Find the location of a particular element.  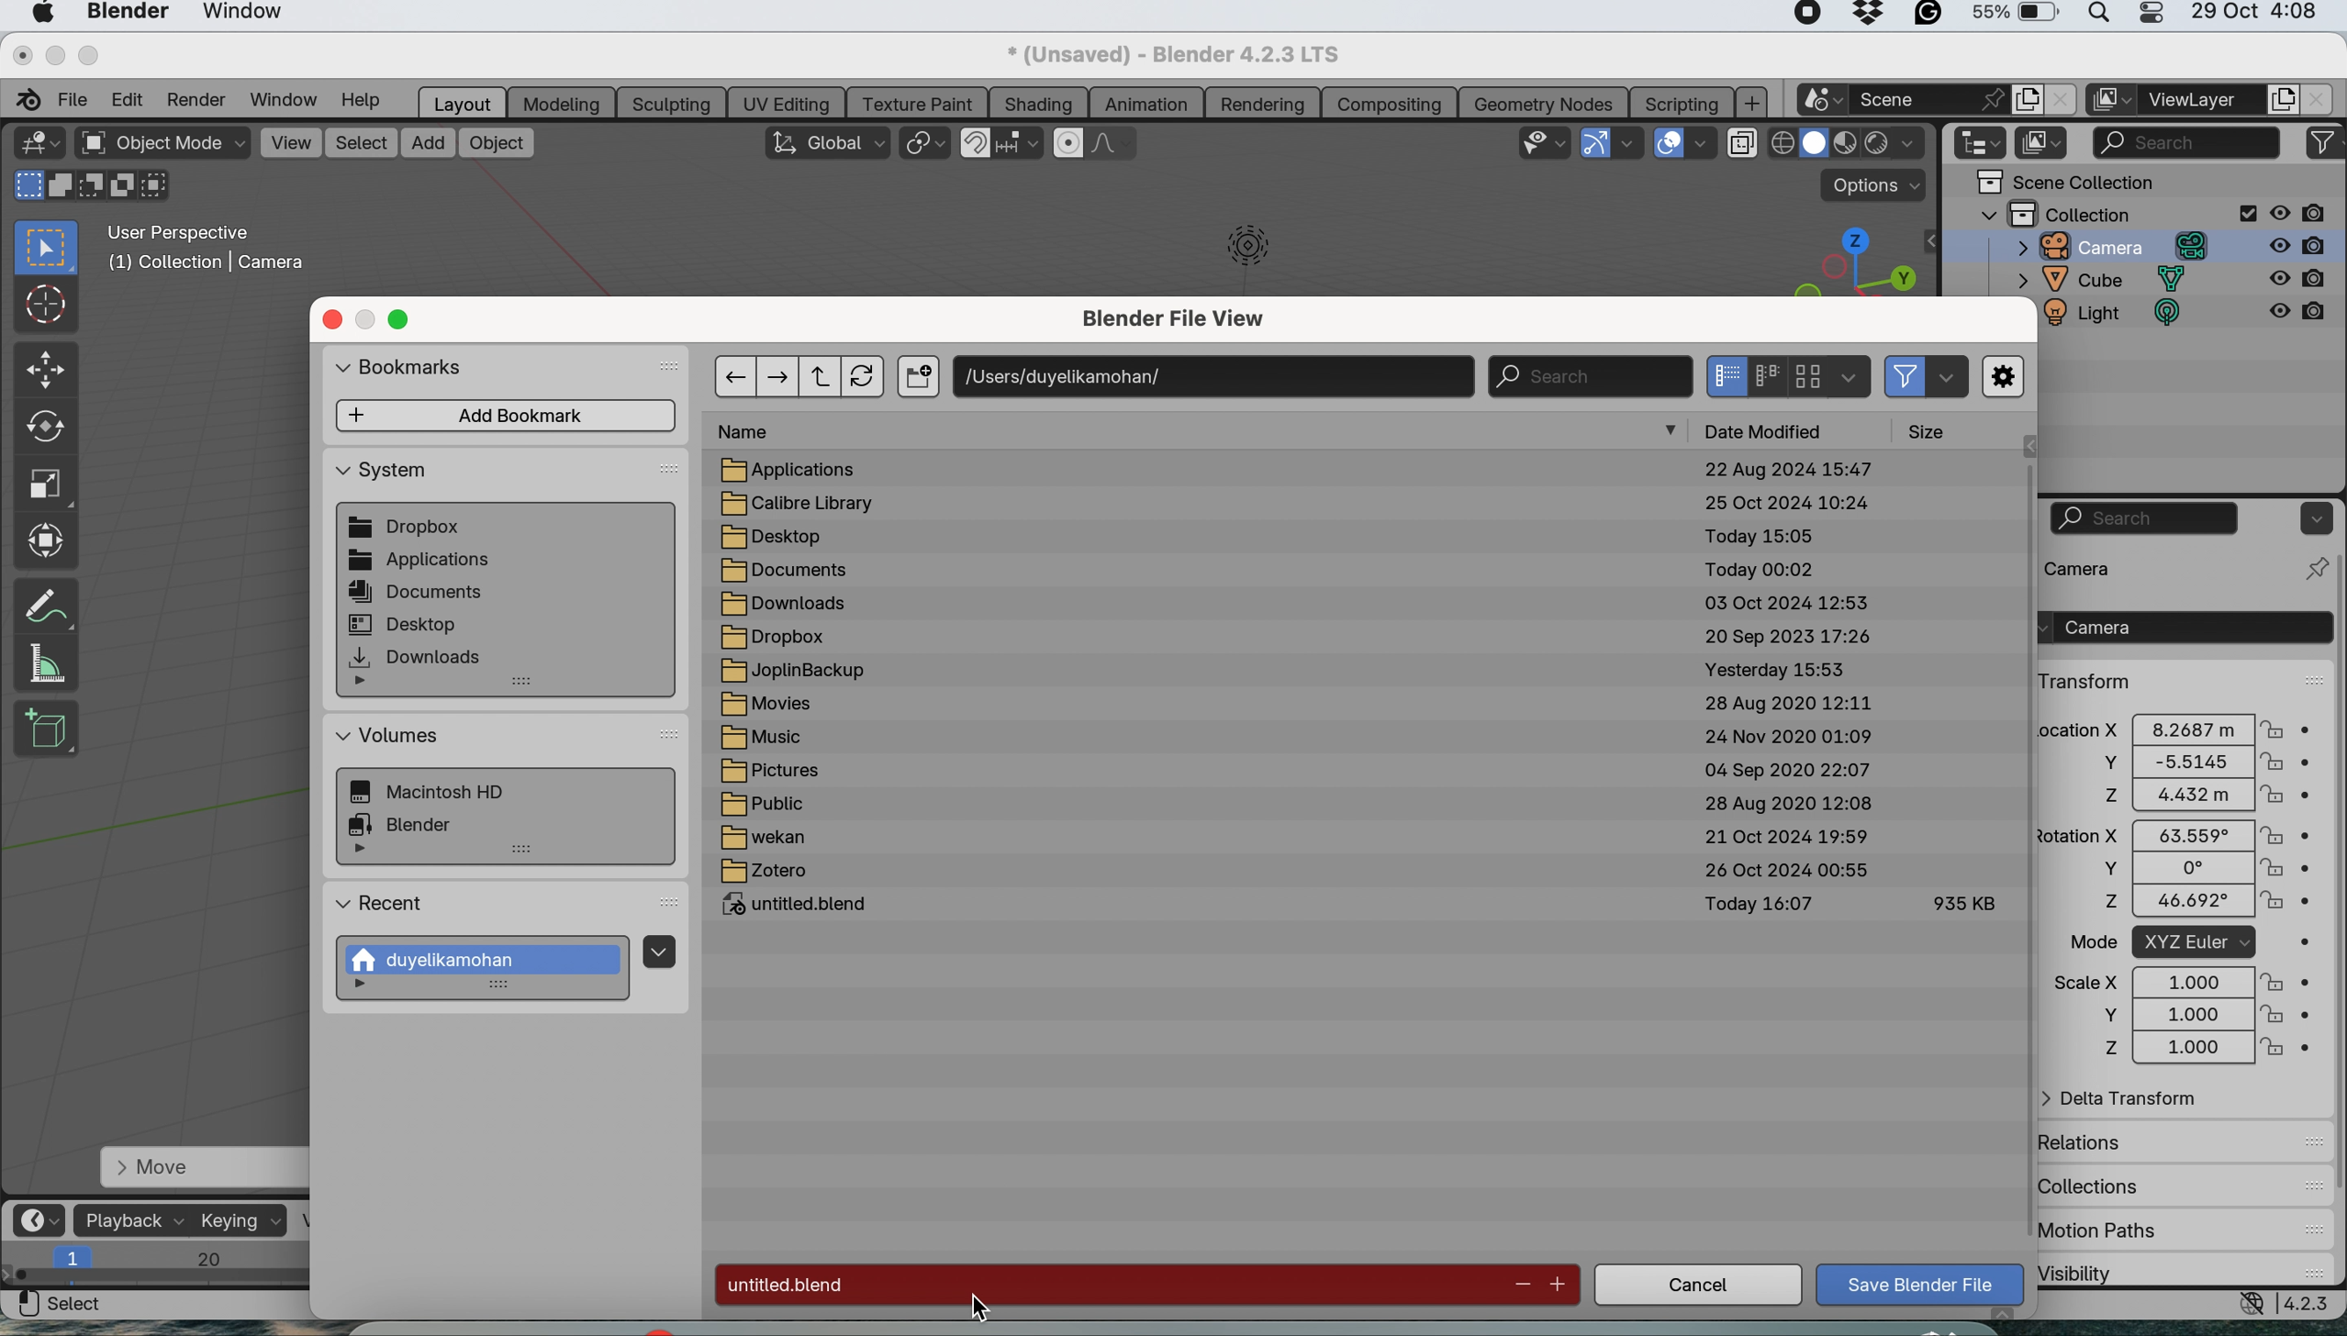

29 Oct 4:08 is located at coordinates (2255, 13).